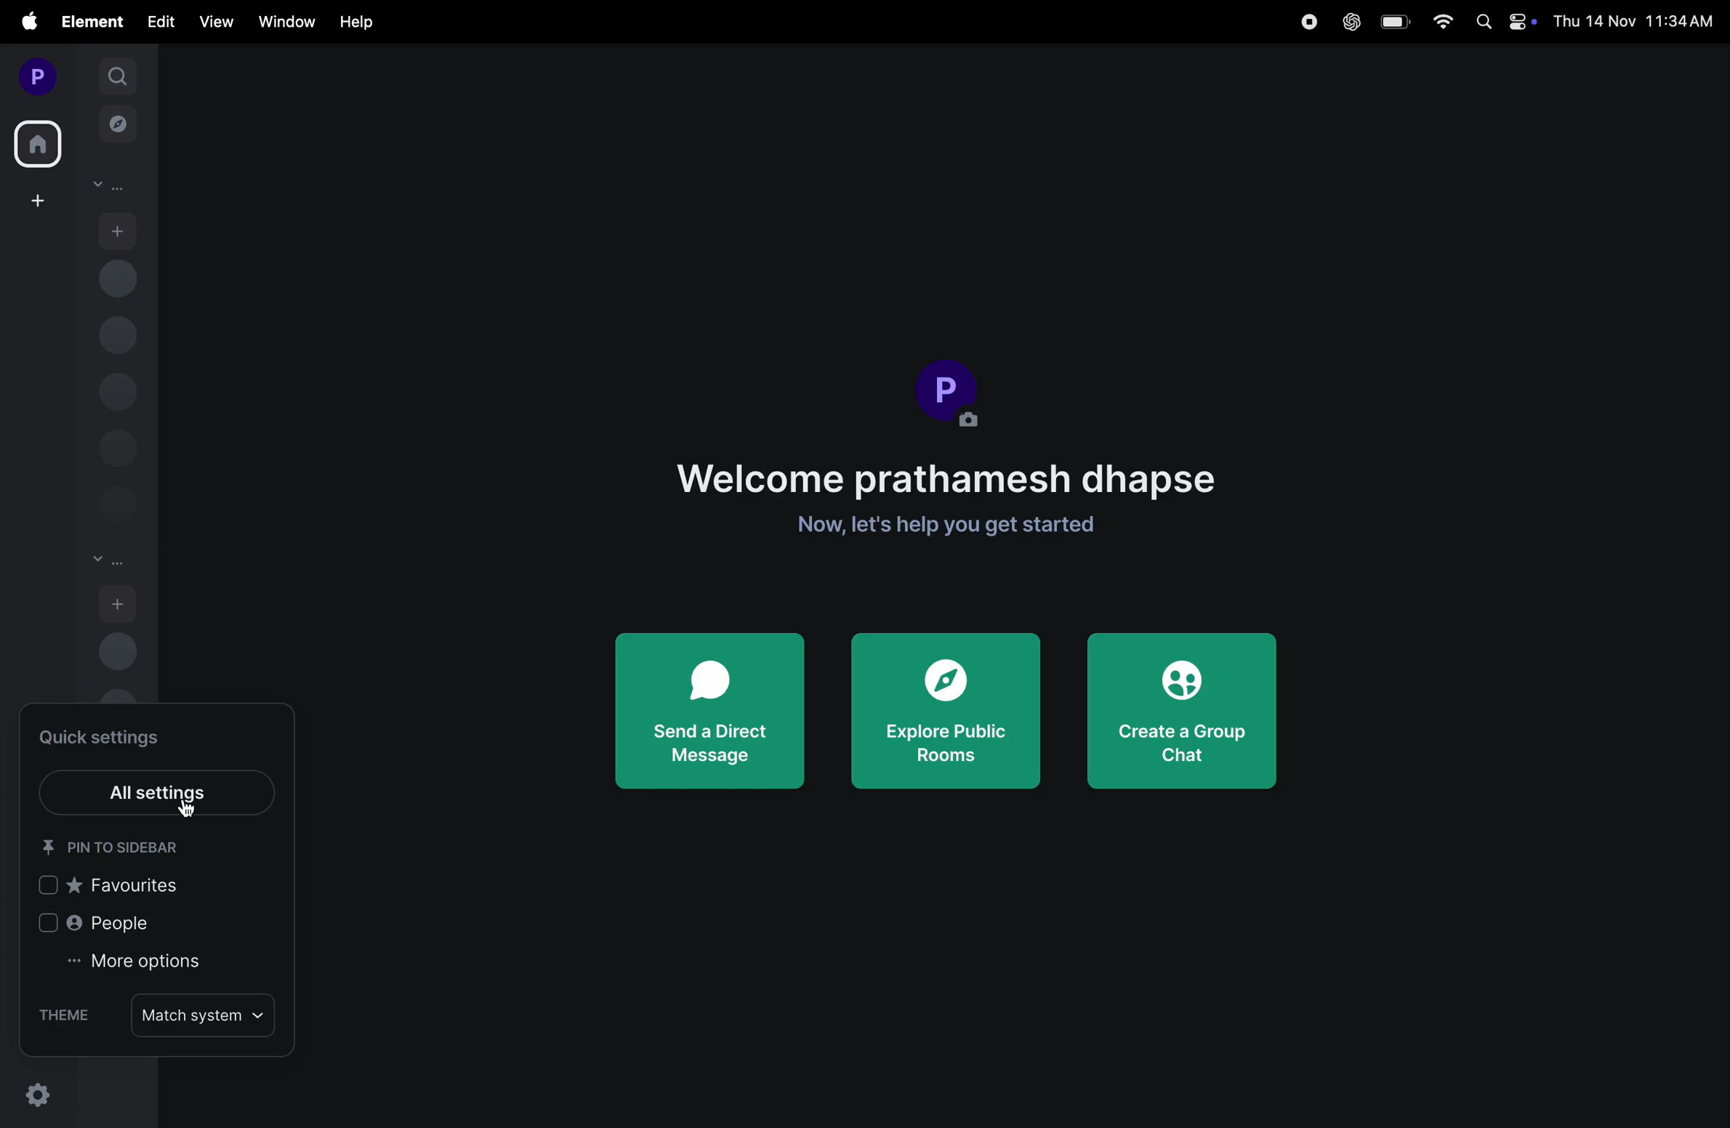 The height and width of the screenshot is (1128, 1730). Describe the element at coordinates (158, 970) in the screenshot. I see `more options` at that location.